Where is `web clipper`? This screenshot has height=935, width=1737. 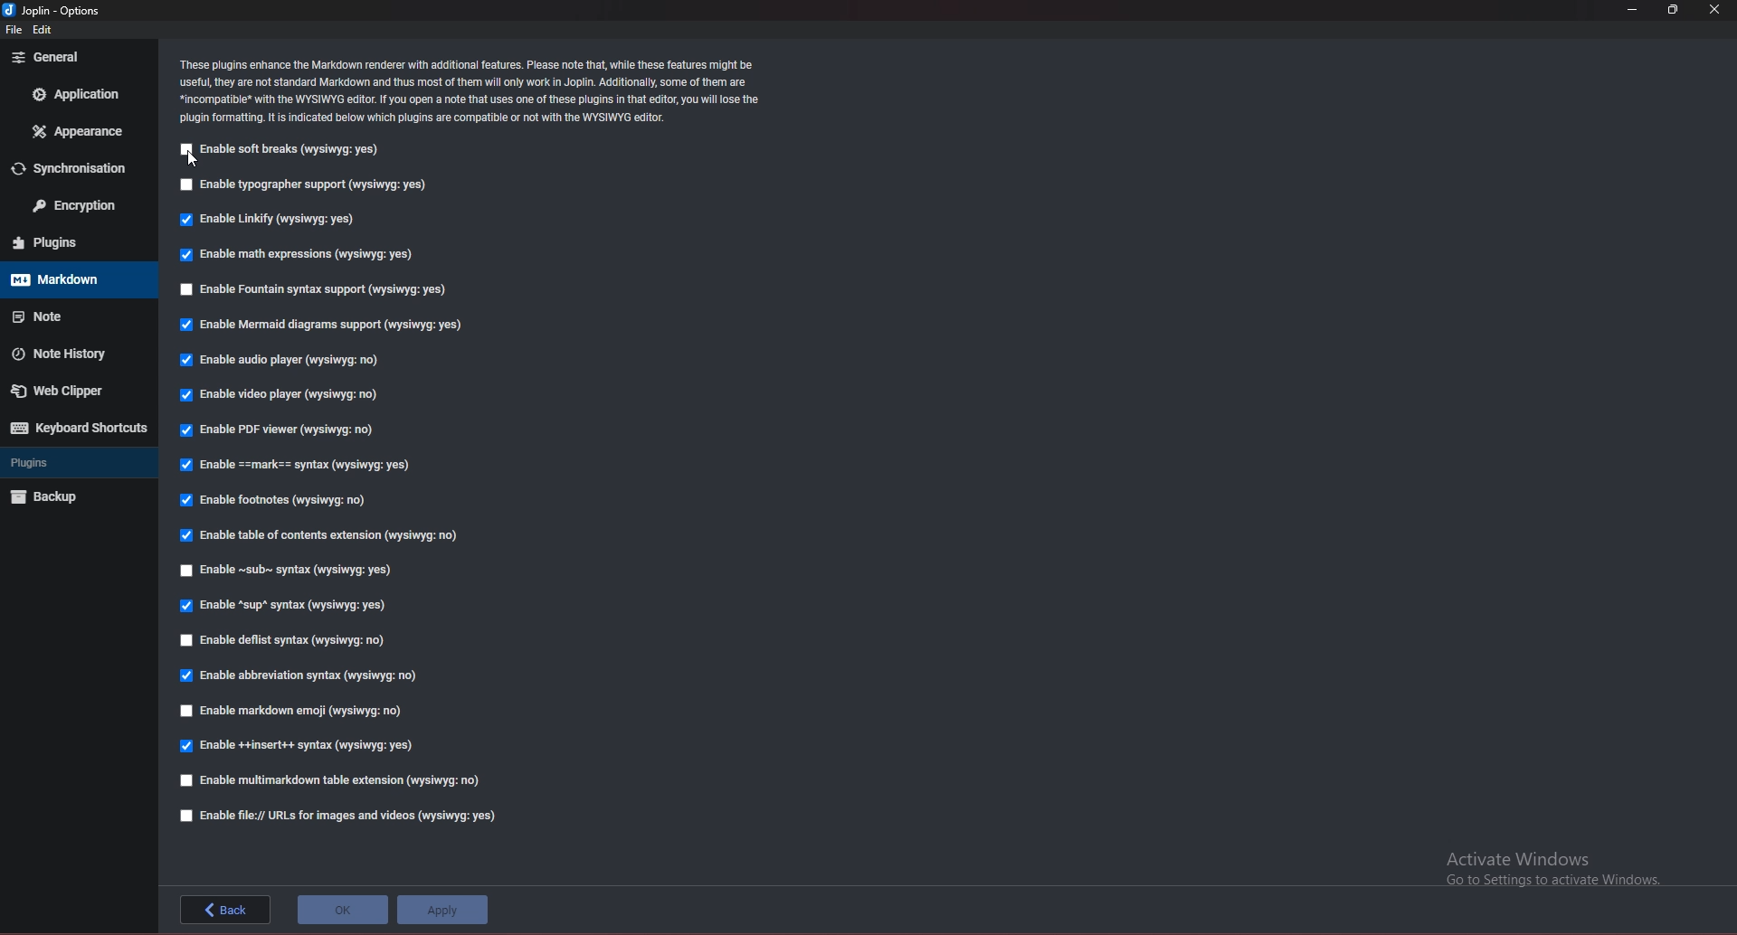
web clipper is located at coordinates (71, 390).